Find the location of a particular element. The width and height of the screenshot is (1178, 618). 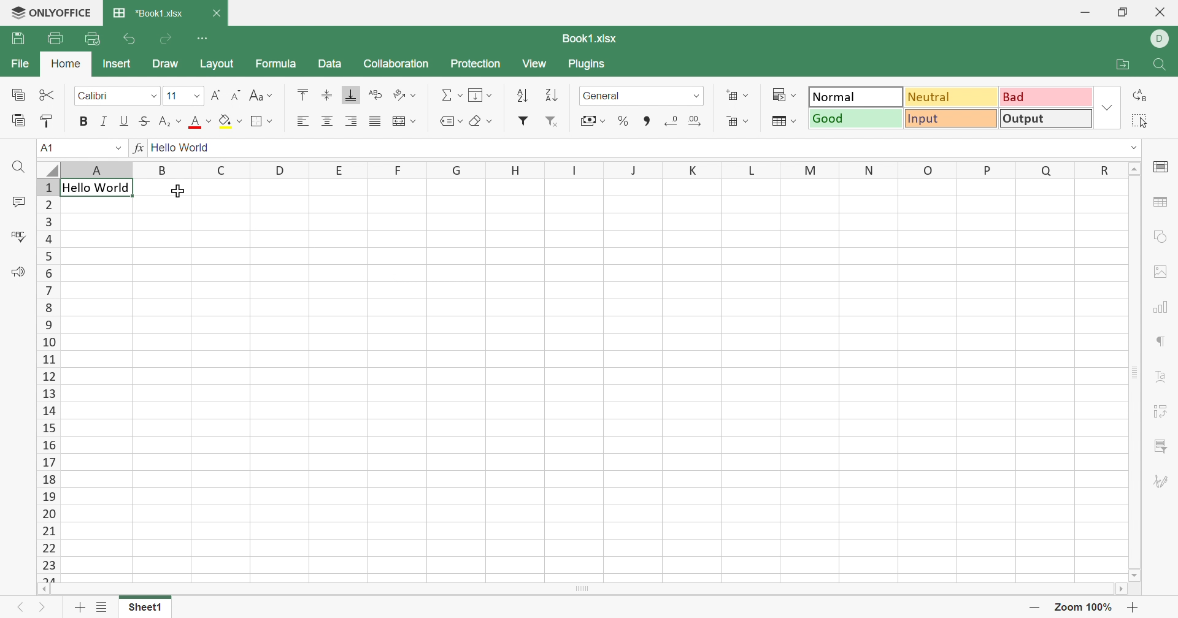

Protection is located at coordinates (474, 63).